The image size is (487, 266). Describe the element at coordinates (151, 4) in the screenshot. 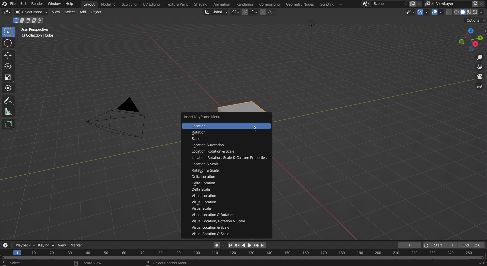

I see `UV Editing` at that location.